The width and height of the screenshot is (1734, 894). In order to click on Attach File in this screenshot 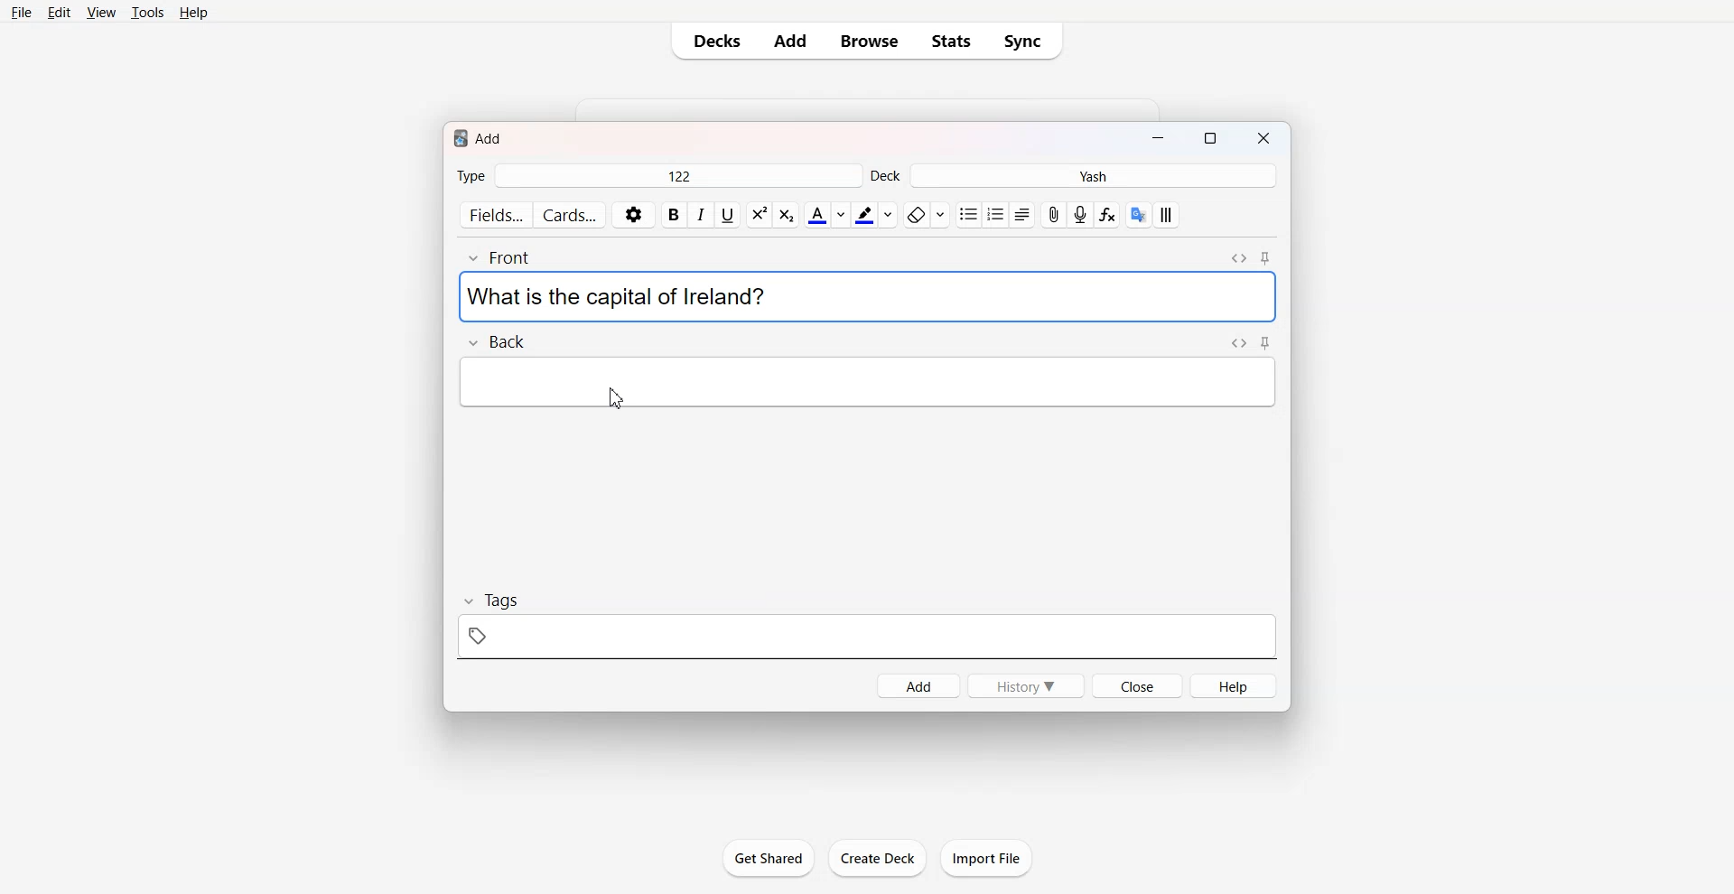, I will do `click(1054, 215)`.